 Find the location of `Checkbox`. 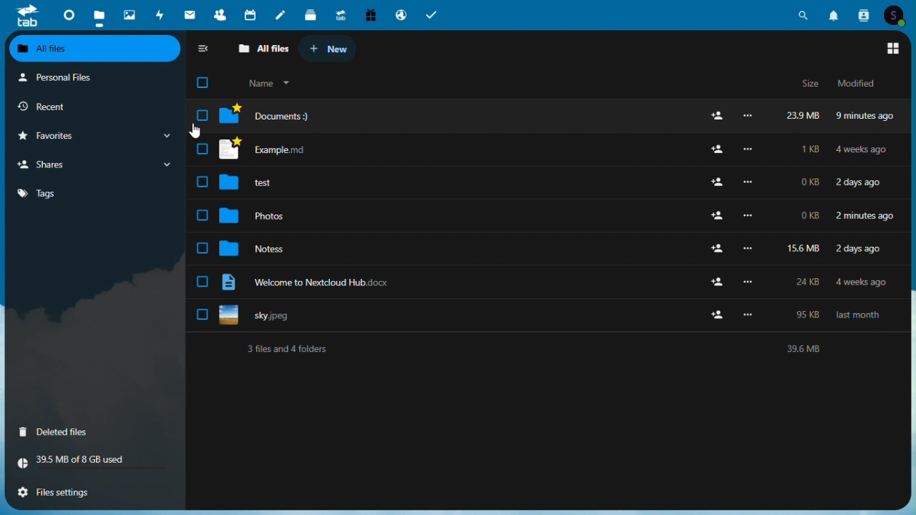

Checkbox is located at coordinates (198, 82).